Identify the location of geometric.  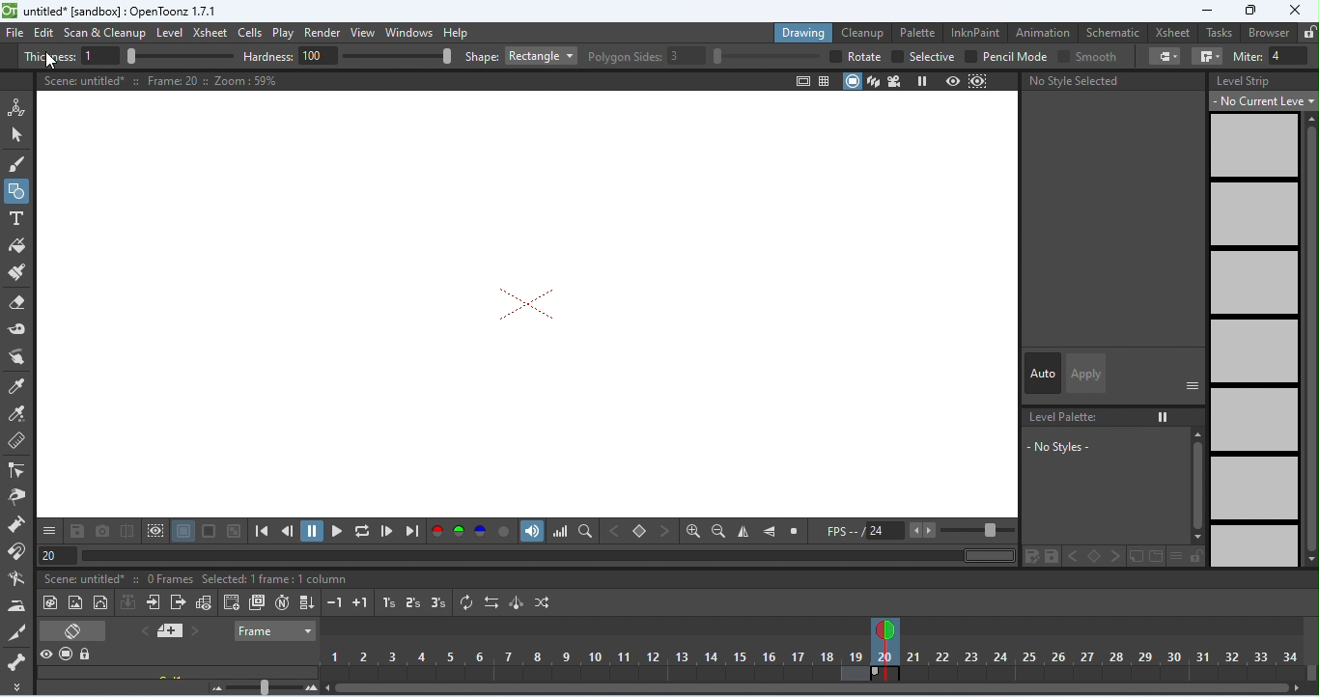
(17, 192).